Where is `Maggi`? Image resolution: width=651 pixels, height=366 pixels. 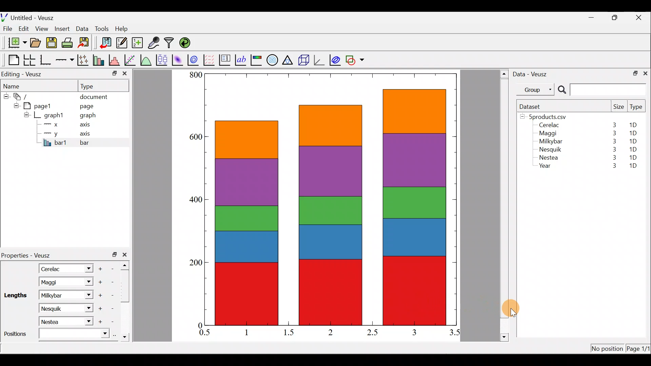
Maggi is located at coordinates (57, 282).